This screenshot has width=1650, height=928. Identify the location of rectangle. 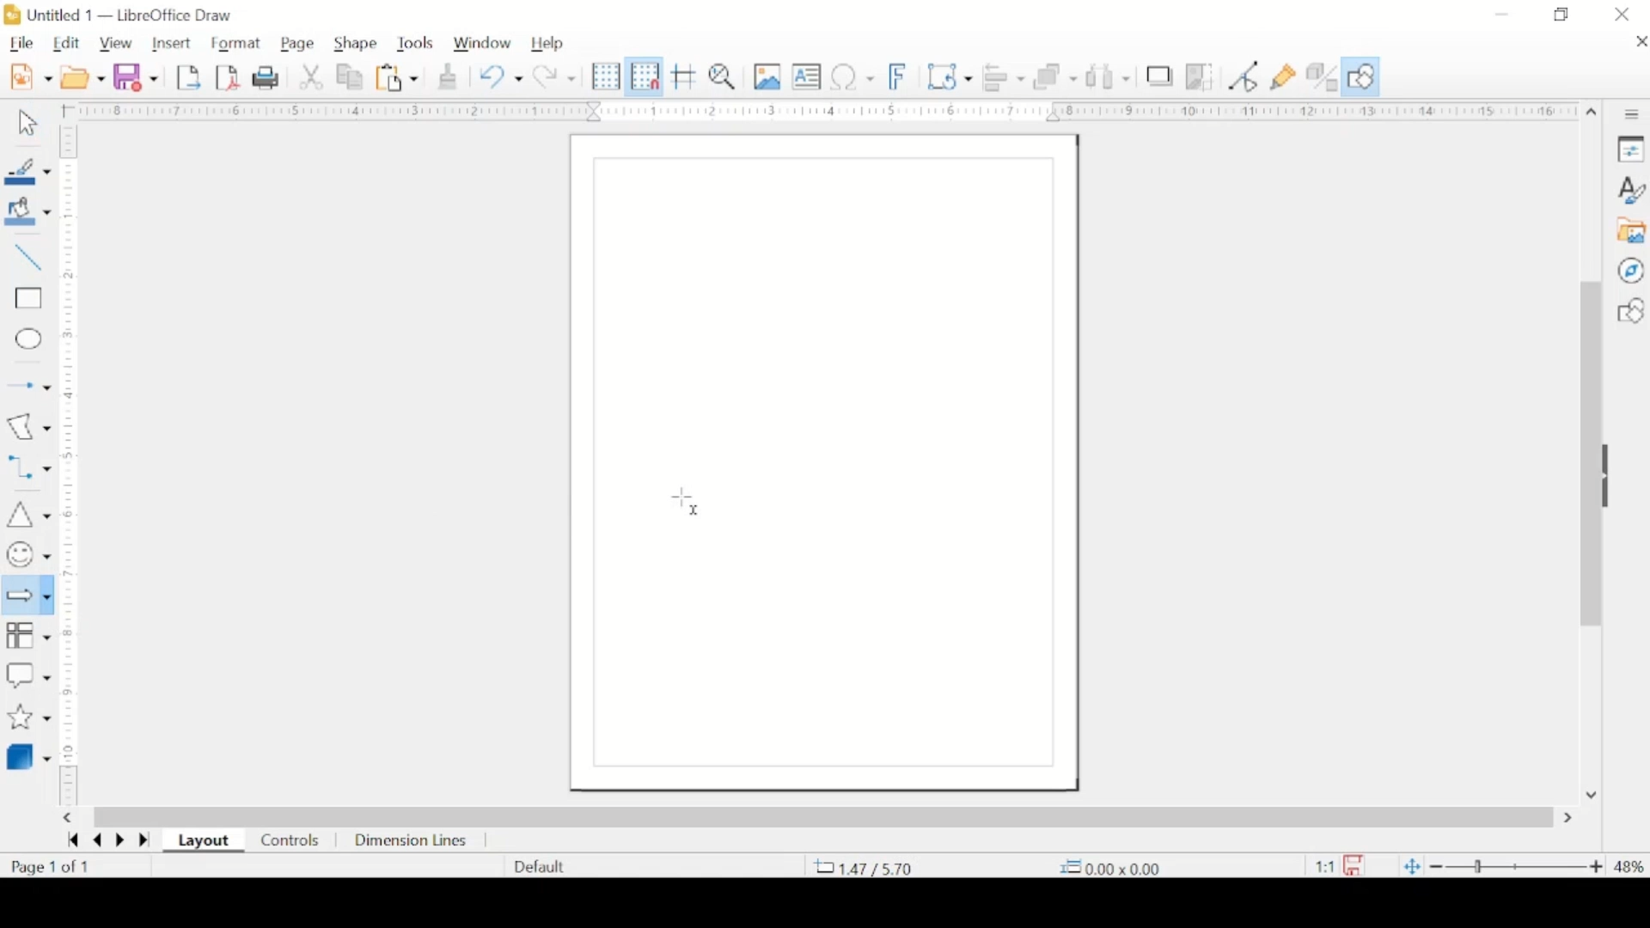
(28, 299).